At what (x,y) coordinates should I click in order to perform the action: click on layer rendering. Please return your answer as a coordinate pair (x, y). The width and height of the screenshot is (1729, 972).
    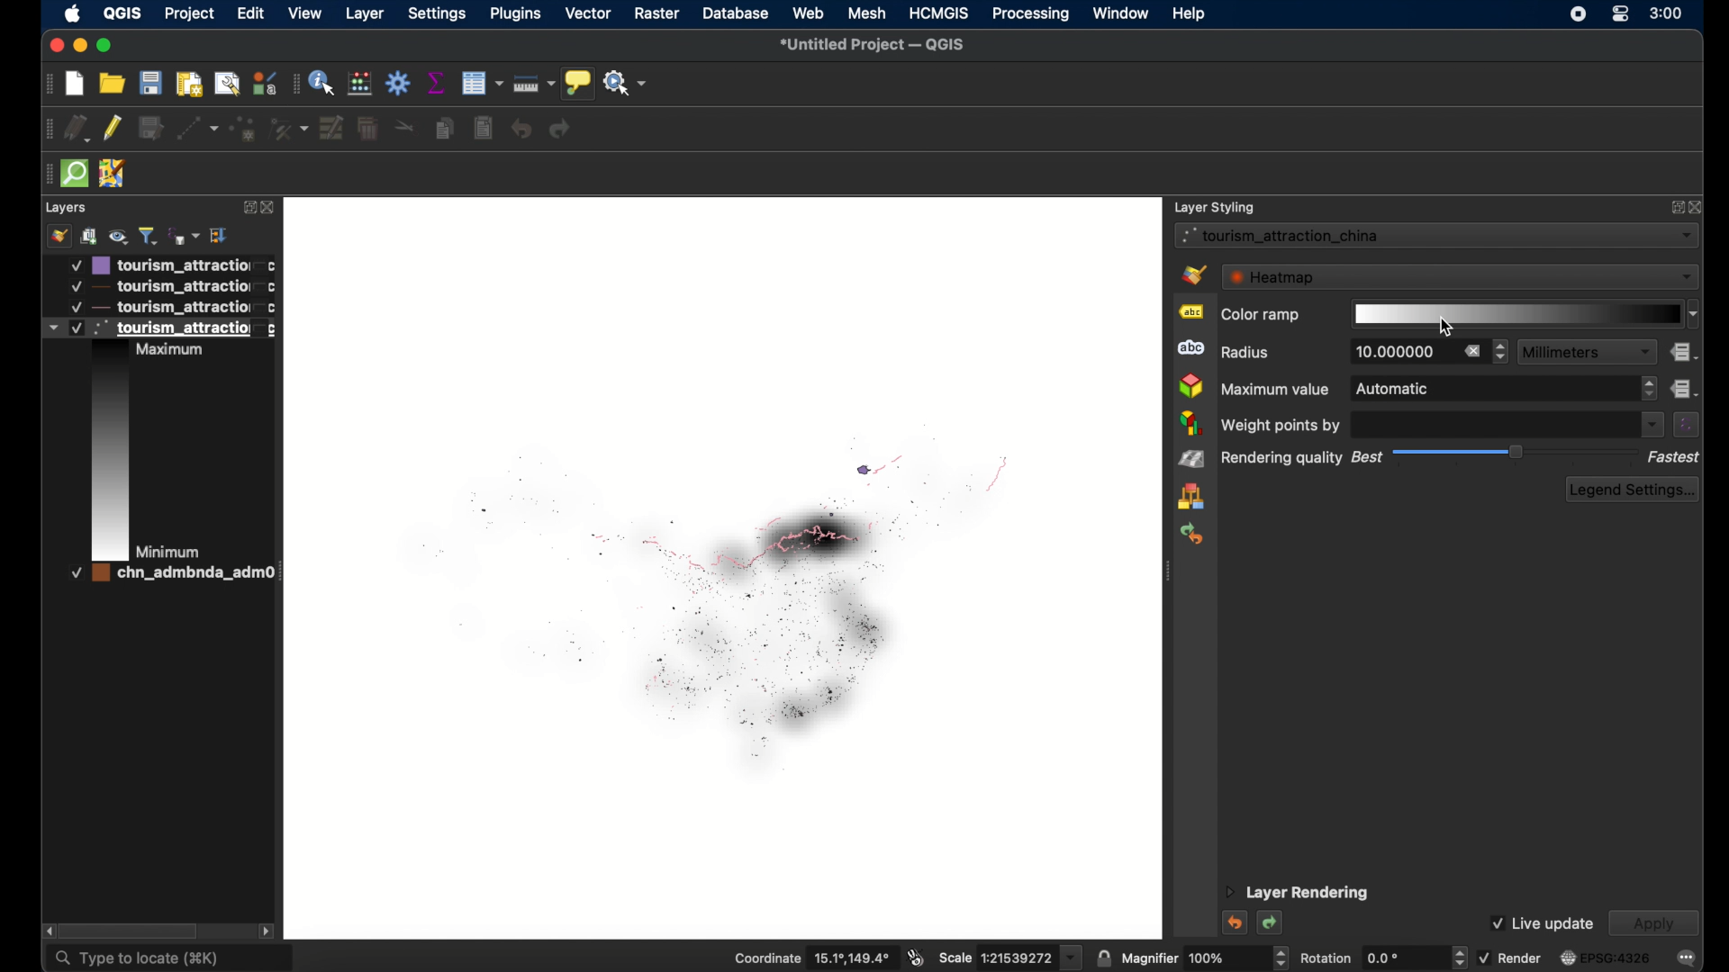
    Looking at the image, I should click on (1298, 894).